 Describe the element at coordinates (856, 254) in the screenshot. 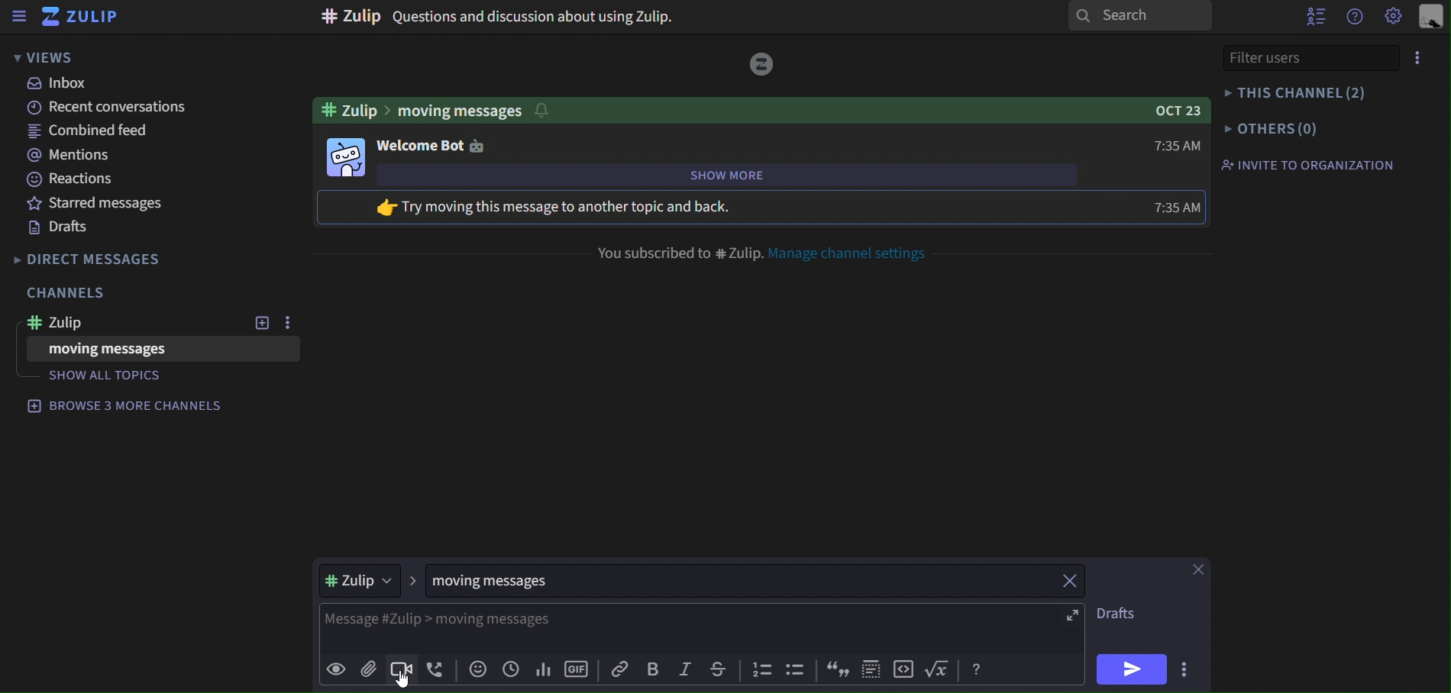

I see `manage channel settings` at that location.